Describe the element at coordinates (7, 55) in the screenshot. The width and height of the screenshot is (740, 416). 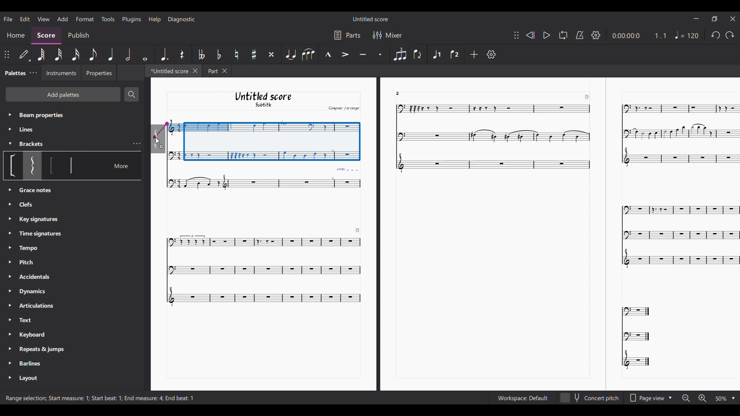
I see `Change position` at that location.